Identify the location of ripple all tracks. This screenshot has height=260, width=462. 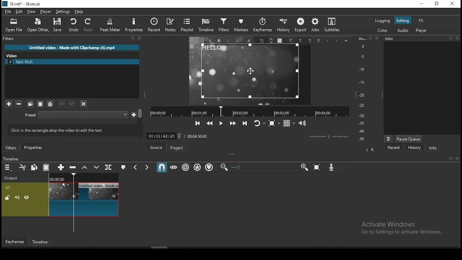
(197, 167).